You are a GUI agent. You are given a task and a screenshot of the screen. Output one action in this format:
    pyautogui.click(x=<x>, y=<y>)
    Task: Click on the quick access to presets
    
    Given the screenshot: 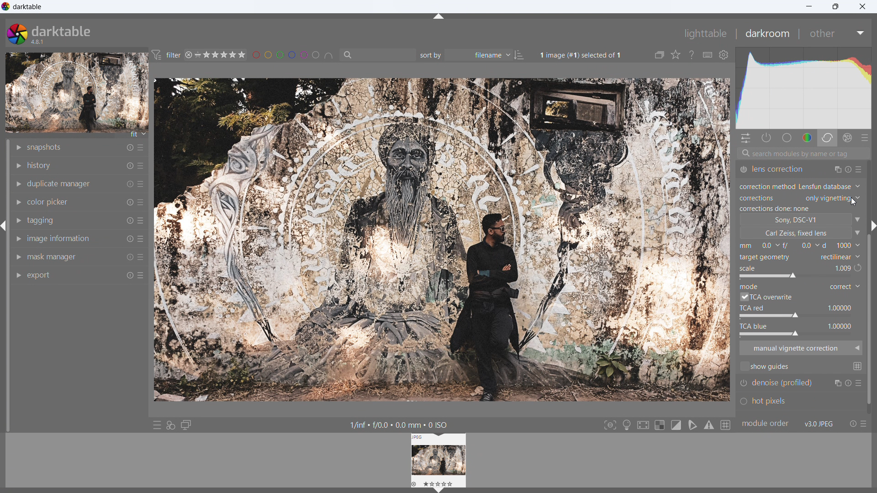 What is the action you would take?
    pyautogui.click(x=157, y=425)
    